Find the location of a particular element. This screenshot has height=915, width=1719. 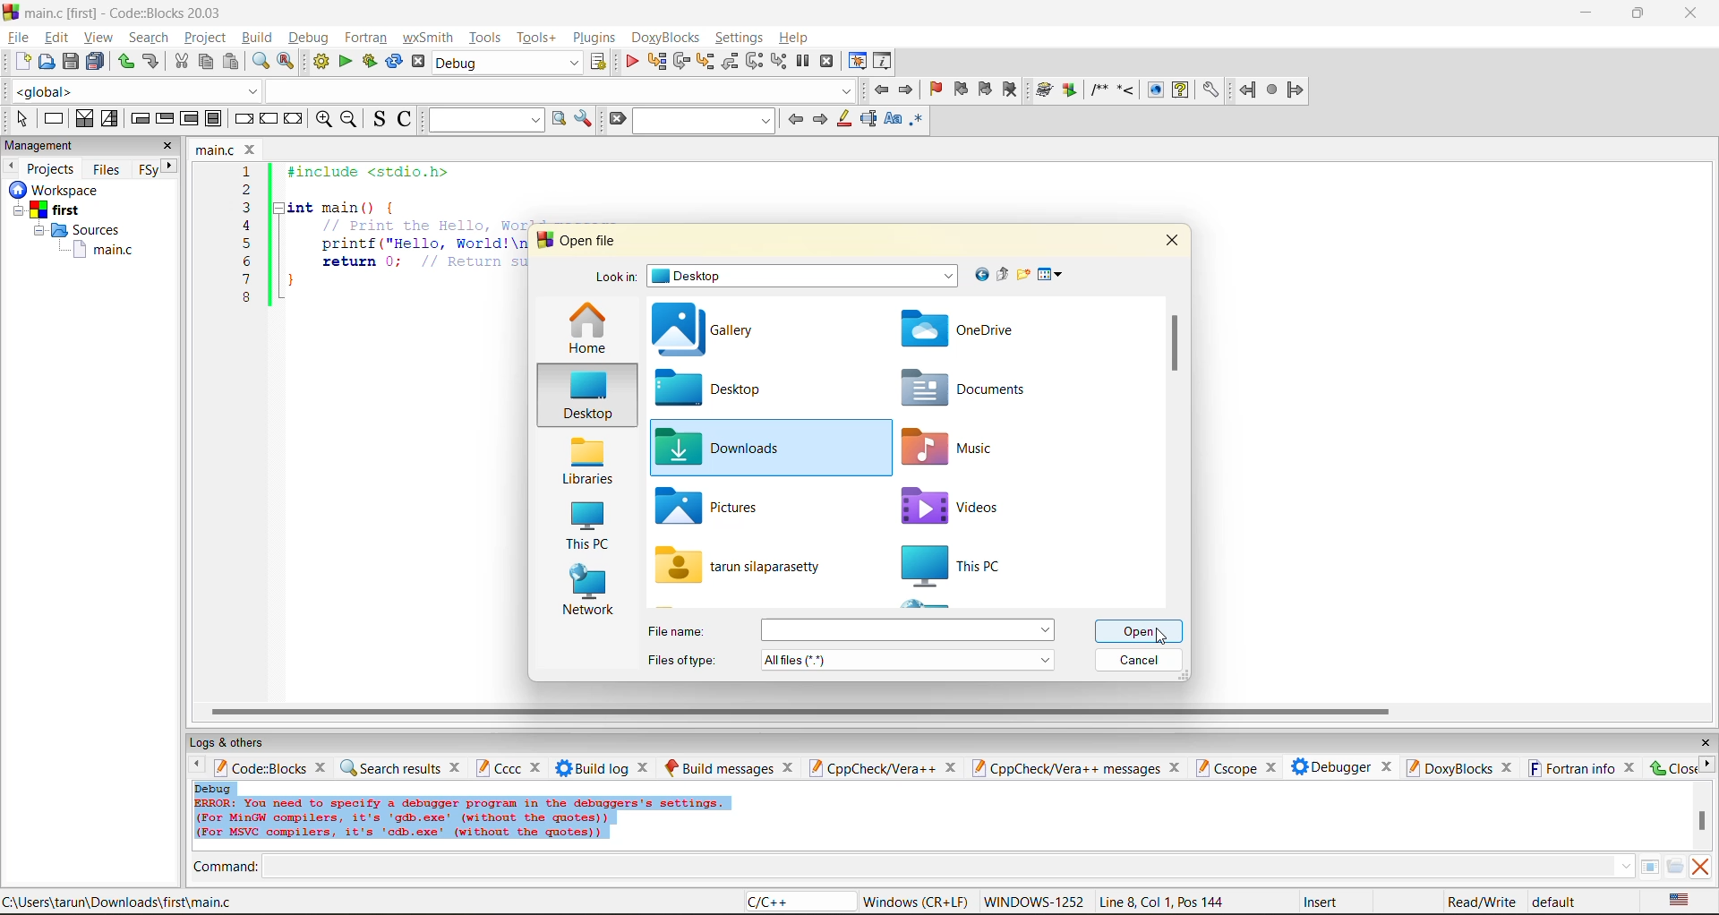

toggle comments is located at coordinates (406, 118).